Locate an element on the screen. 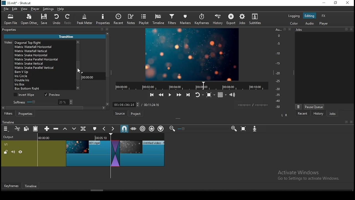 The width and height of the screenshot is (355, 200). properties is located at coordinates (11, 29).